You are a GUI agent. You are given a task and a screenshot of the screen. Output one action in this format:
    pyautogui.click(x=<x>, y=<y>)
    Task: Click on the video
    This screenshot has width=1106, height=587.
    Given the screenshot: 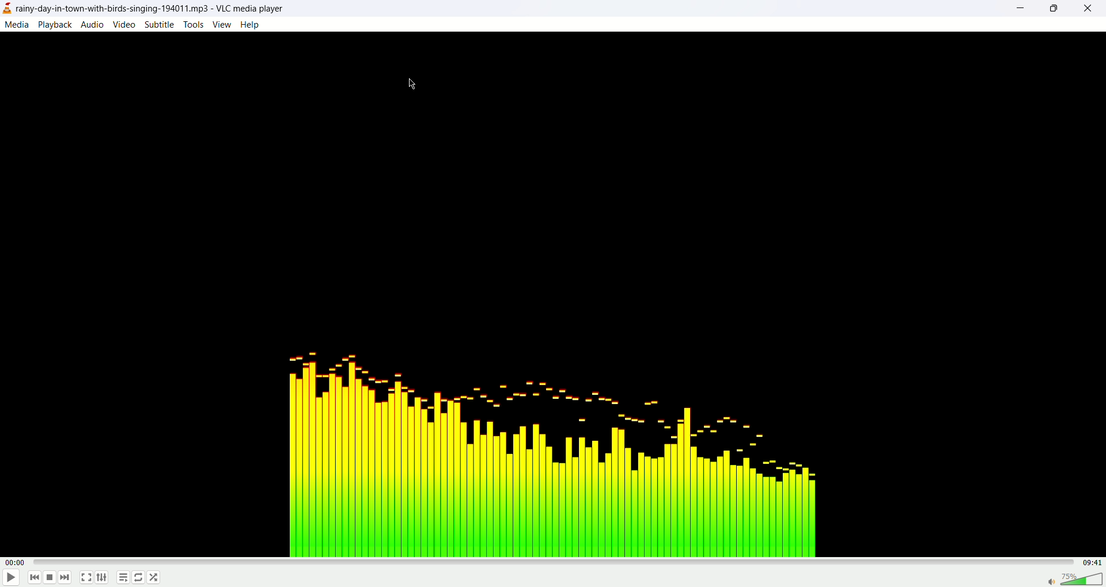 What is the action you would take?
    pyautogui.click(x=124, y=24)
    